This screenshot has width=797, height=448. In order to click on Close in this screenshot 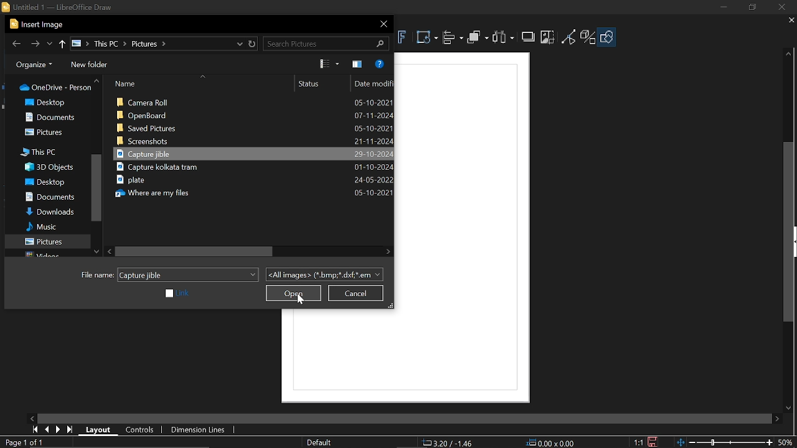, I will do `click(780, 8)`.